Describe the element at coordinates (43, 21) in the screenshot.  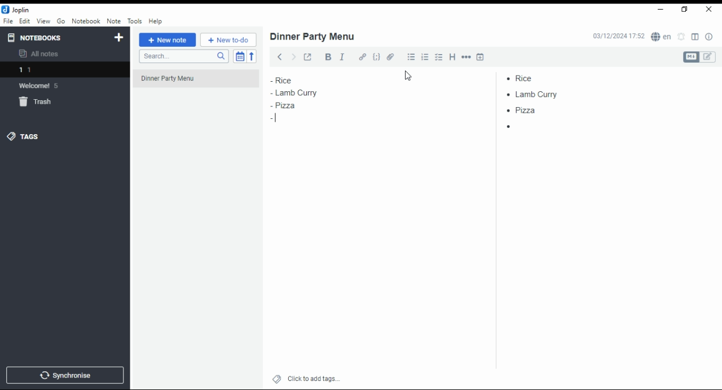
I see `view` at that location.